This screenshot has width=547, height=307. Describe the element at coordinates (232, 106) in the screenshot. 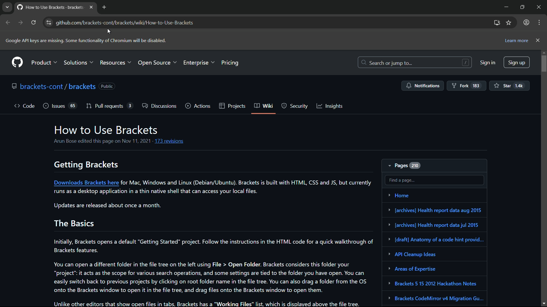

I see `projects` at that location.